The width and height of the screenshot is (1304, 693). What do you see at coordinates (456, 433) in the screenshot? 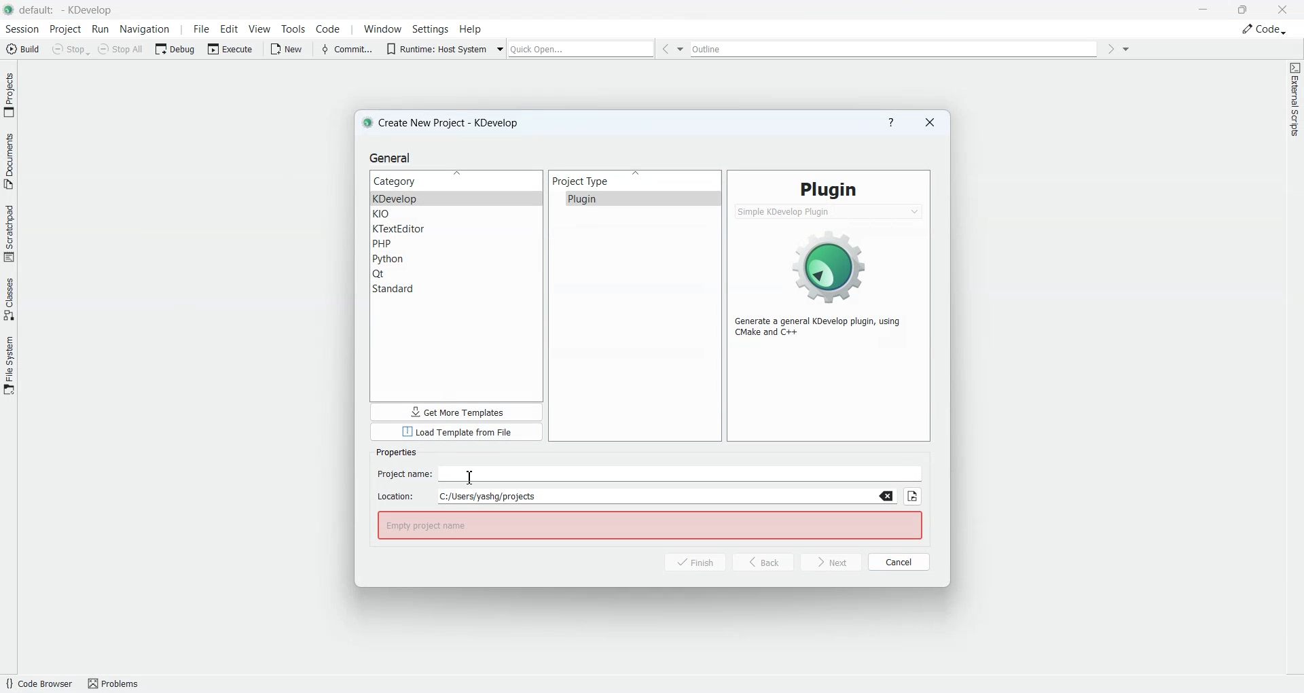
I see `Load Template From File` at bounding box center [456, 433].